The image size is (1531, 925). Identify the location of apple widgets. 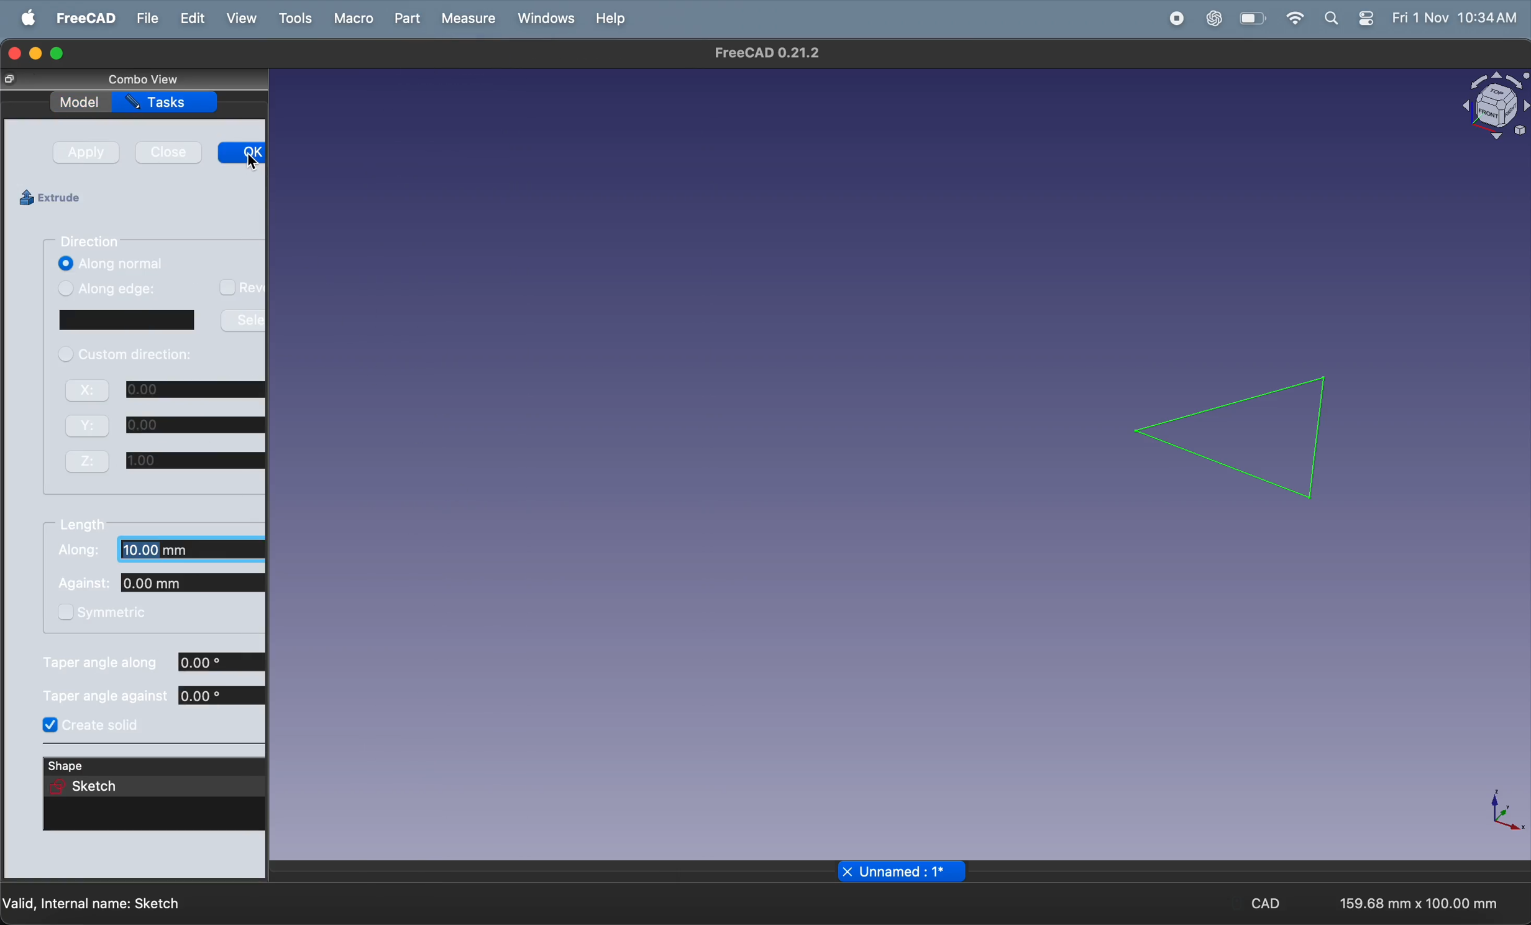
(1350, 19).